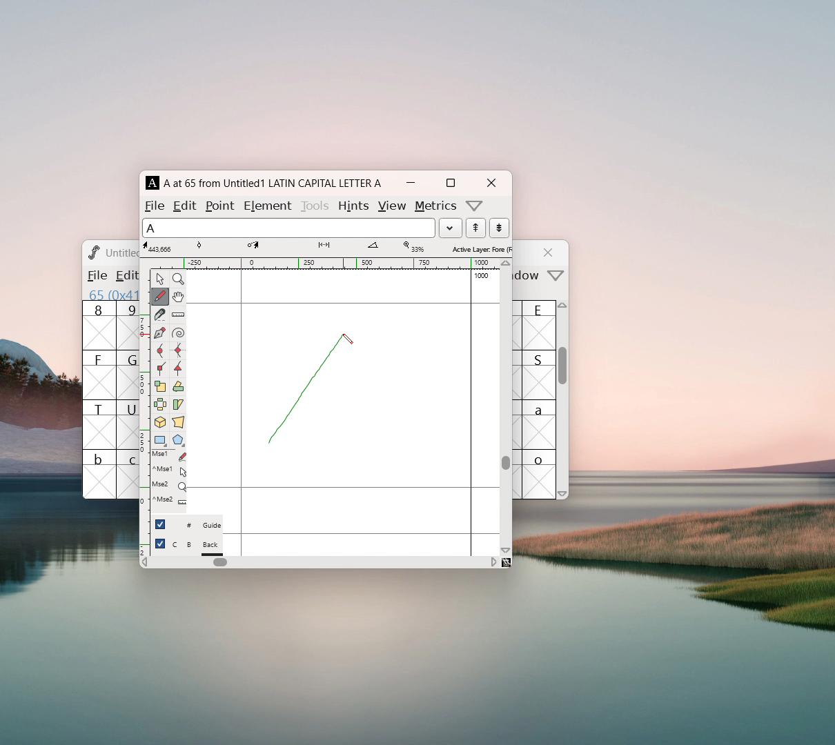 This screenshot has width=835, height=745. What do you see at coordinates (507, 264) in the screenshot?
I see `scroll up` at bounding box center [507, 264].